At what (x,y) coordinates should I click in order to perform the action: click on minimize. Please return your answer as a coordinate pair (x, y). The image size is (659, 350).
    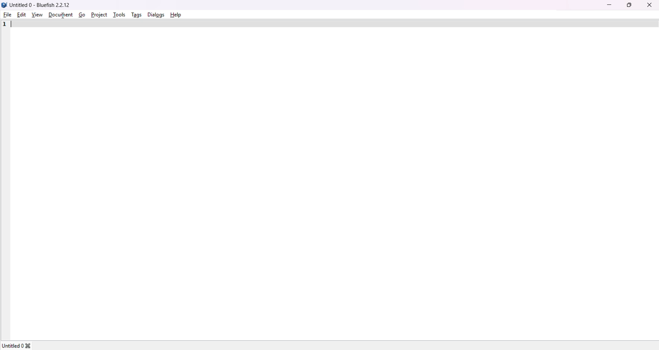
    Looking at the image, I should click on (609, 4).